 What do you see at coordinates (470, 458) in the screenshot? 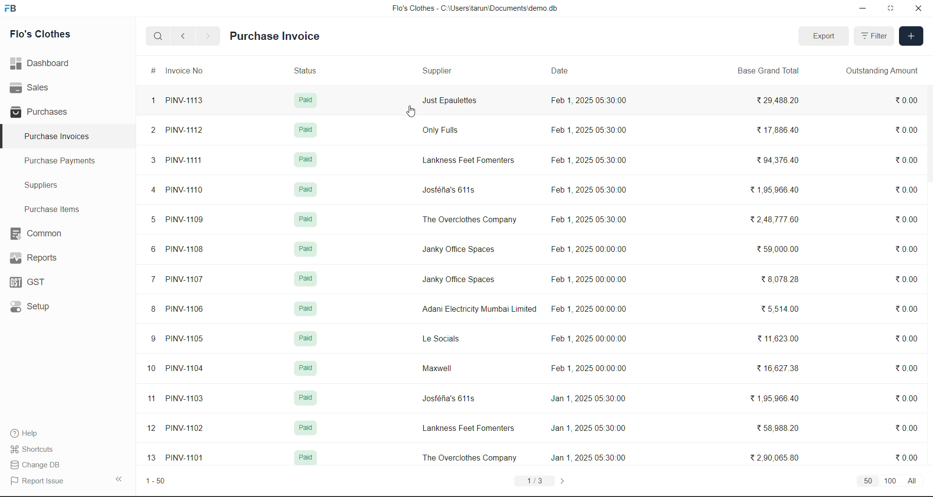
I see `The Overclothes Company` at bounding box center [470, 458].